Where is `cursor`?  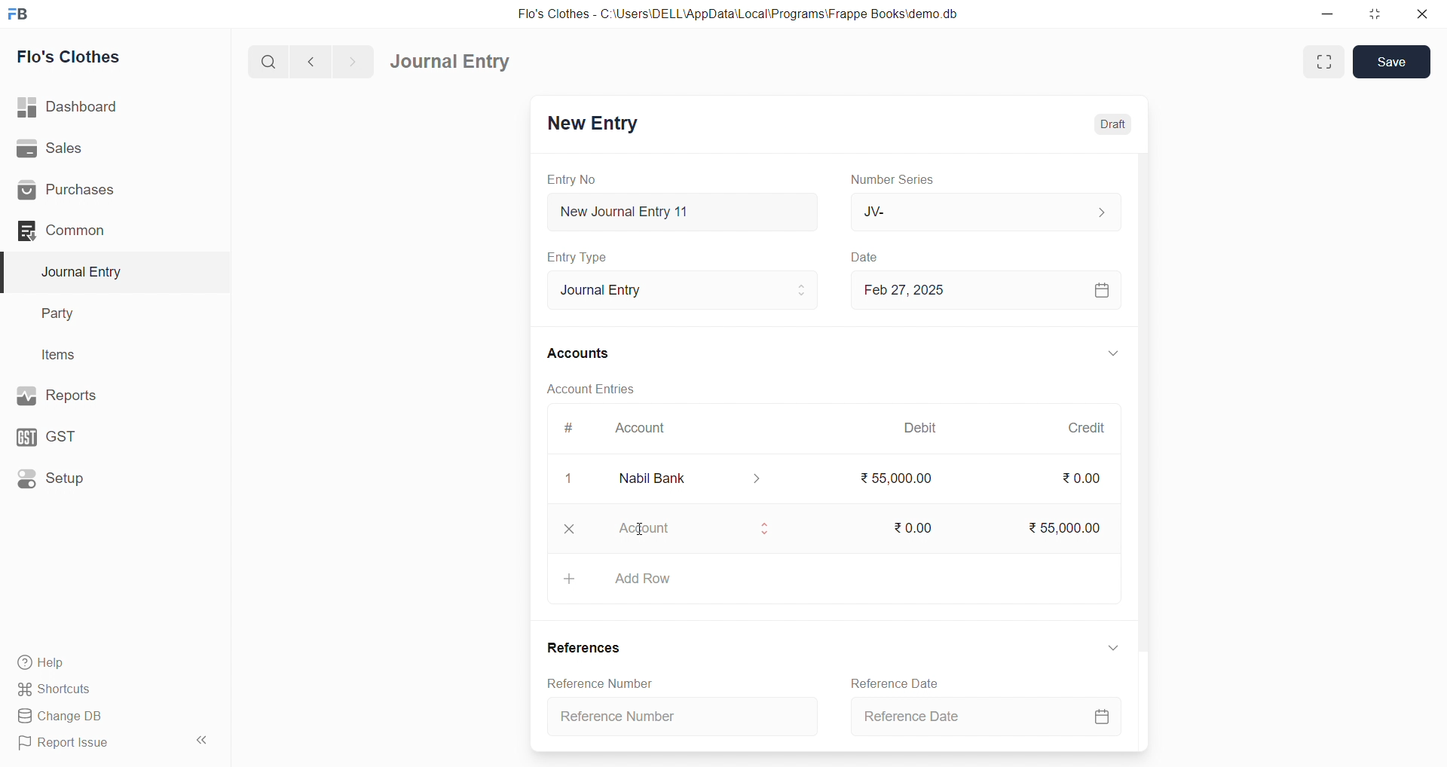
cursor is located at coordinates (644, 536).